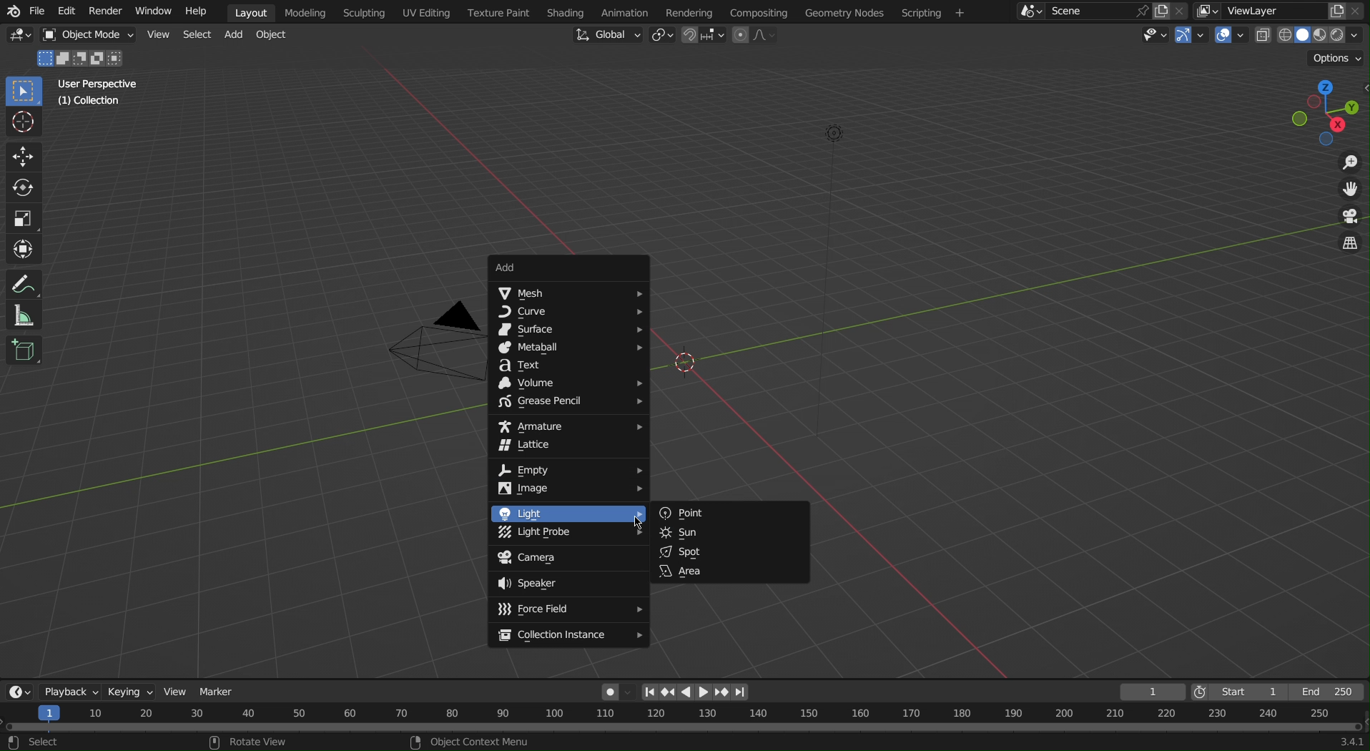  Describe the element at coordinates (39, 13) in the screenshot. I see `File` at that location.